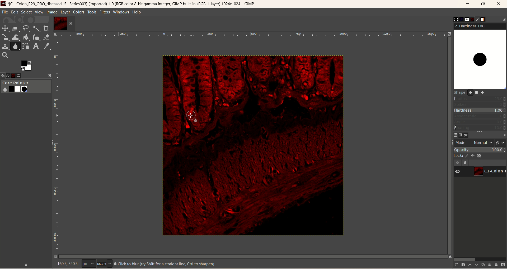 Image resolution: width=507 pixels, height=269 pixels. What do you see at coordinates (481, 143) in the screenshot?
I see `normal` at bounding box center [481, 143].